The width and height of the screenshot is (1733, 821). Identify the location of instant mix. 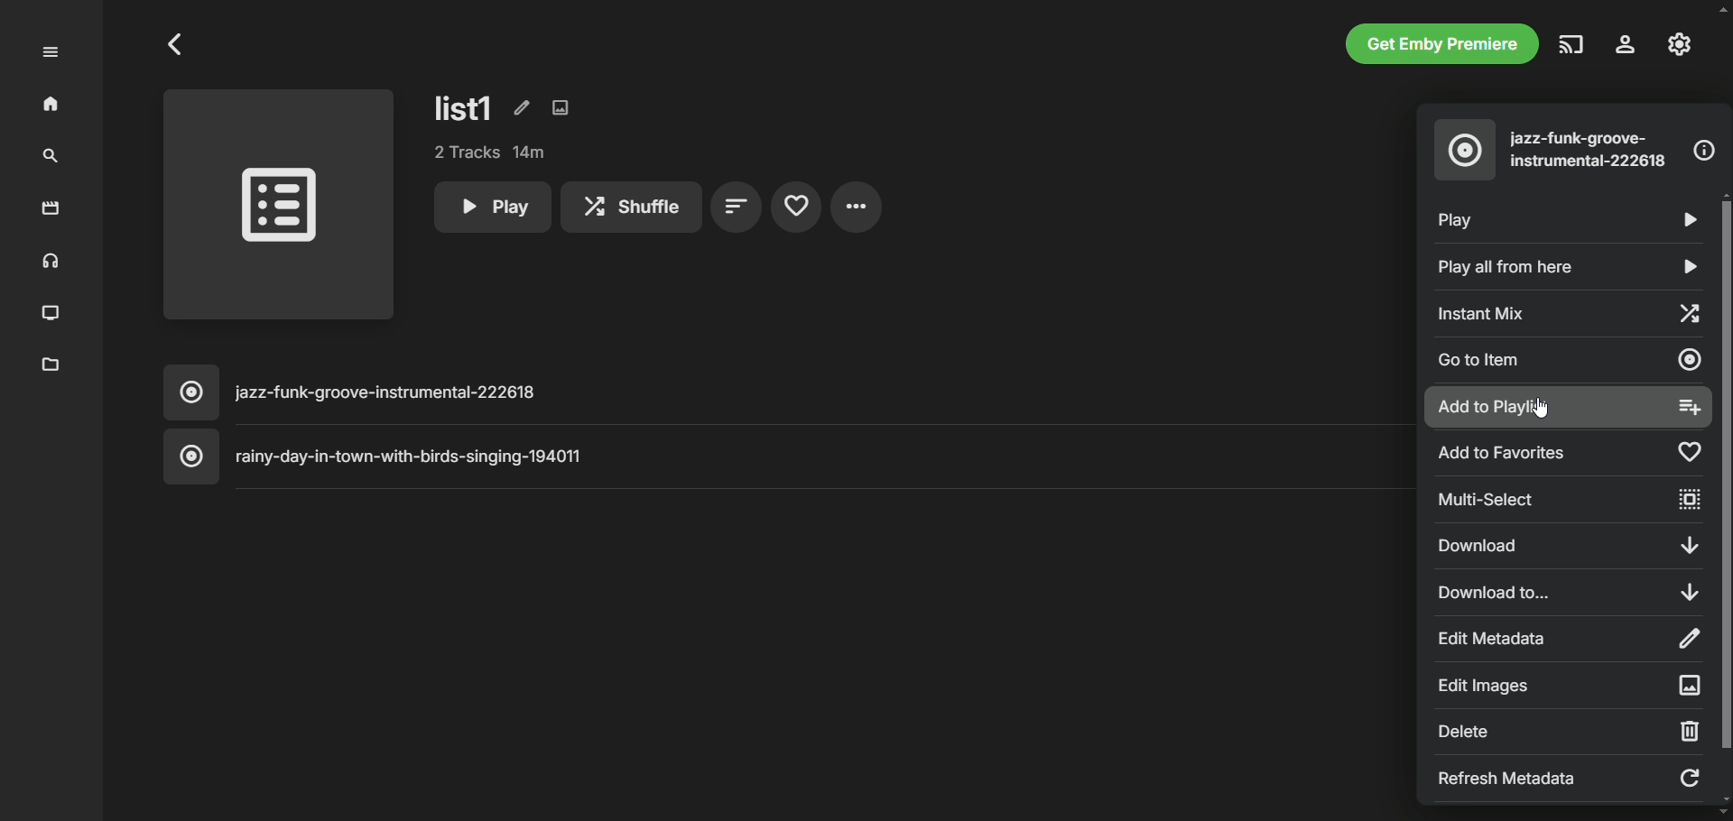
(1566, 311).